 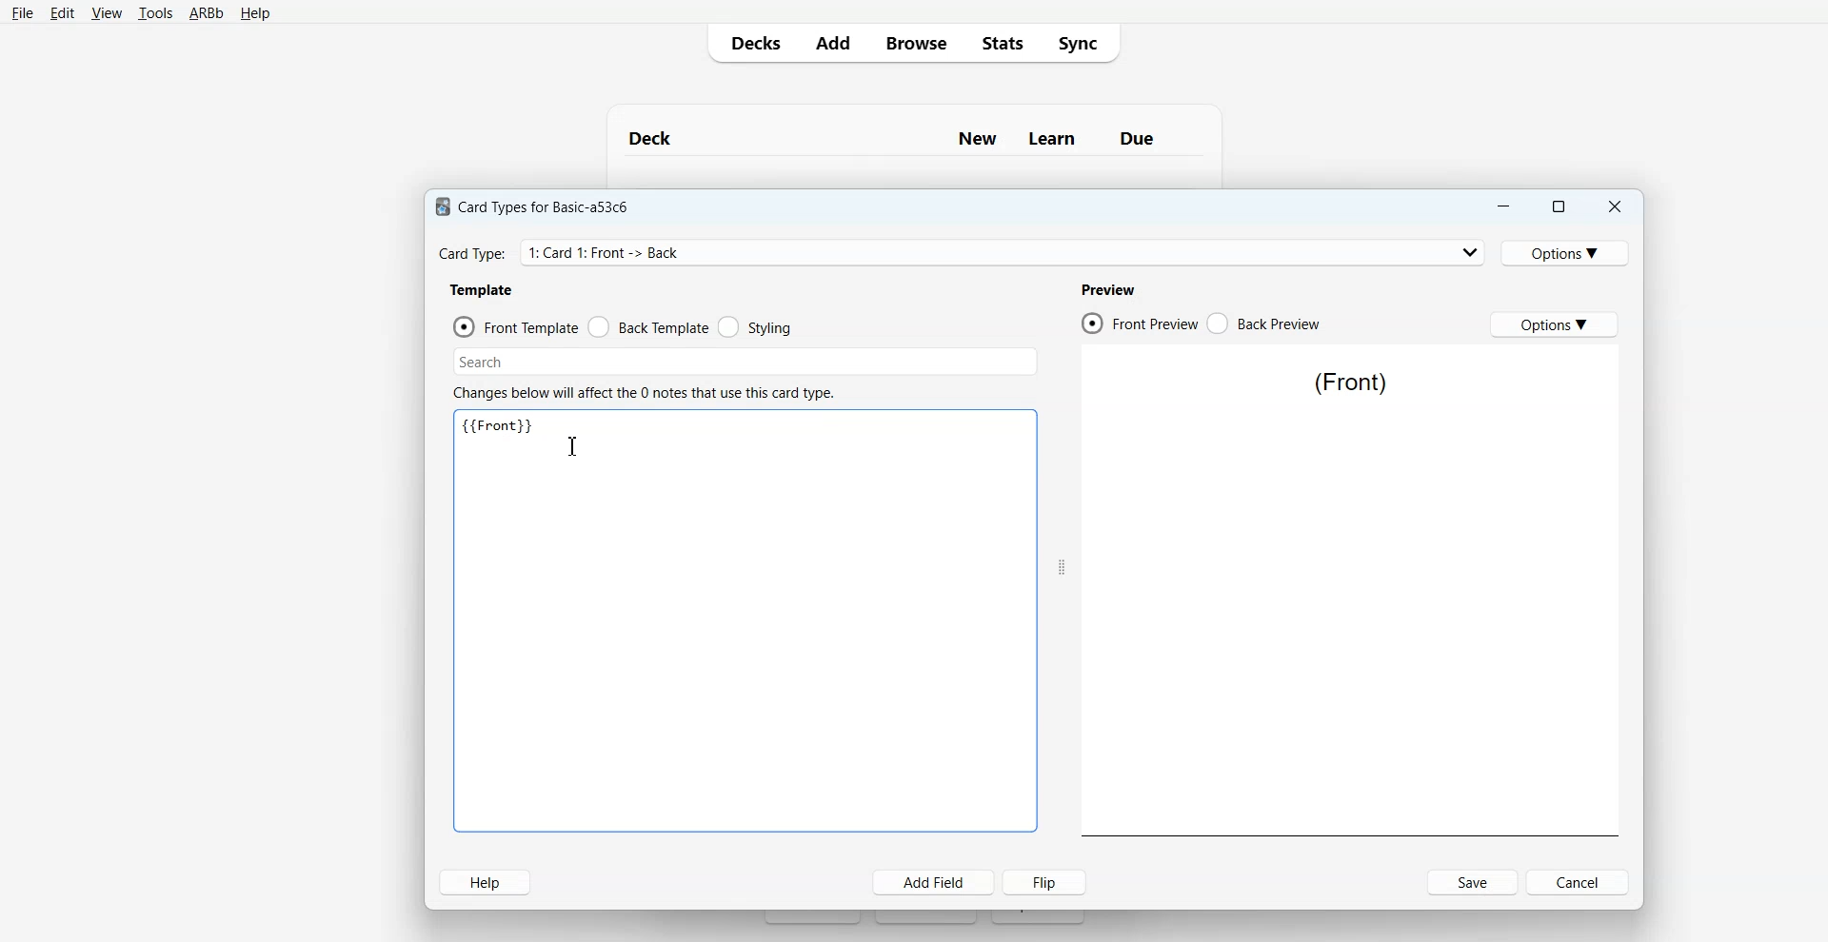 I want to click on Browse, so click(x=915, y=42).